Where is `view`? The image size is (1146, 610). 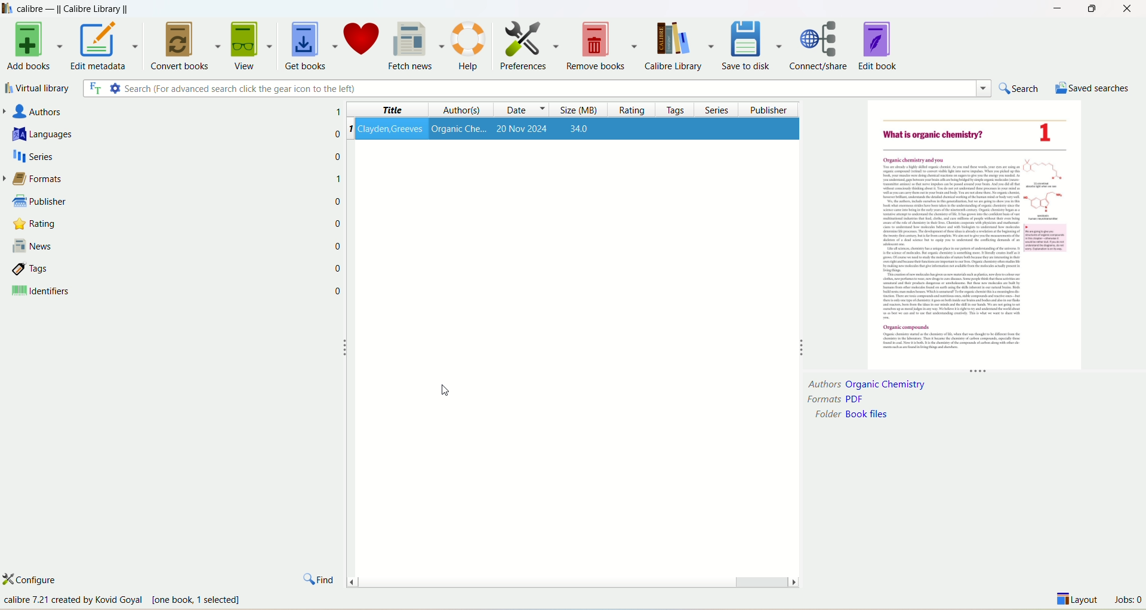 view is located at coordinates (251, 44).